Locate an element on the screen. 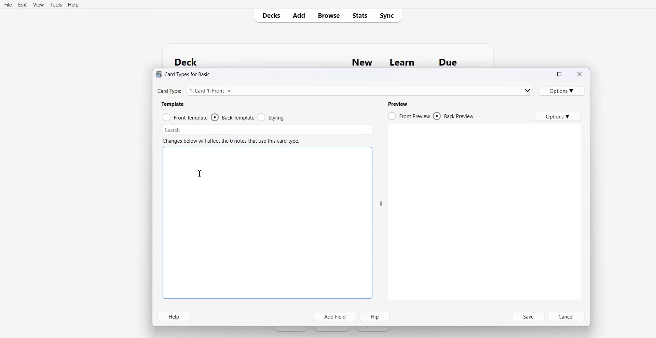 This screenshot has height=338, width=656. Sync is located at coordinates (388, 15).